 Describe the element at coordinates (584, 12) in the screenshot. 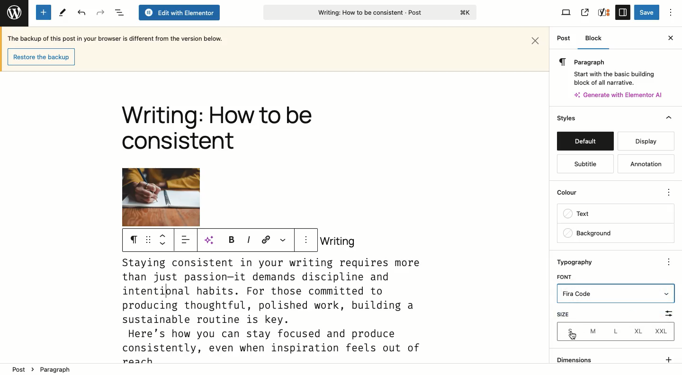

I see `View post` at that location.